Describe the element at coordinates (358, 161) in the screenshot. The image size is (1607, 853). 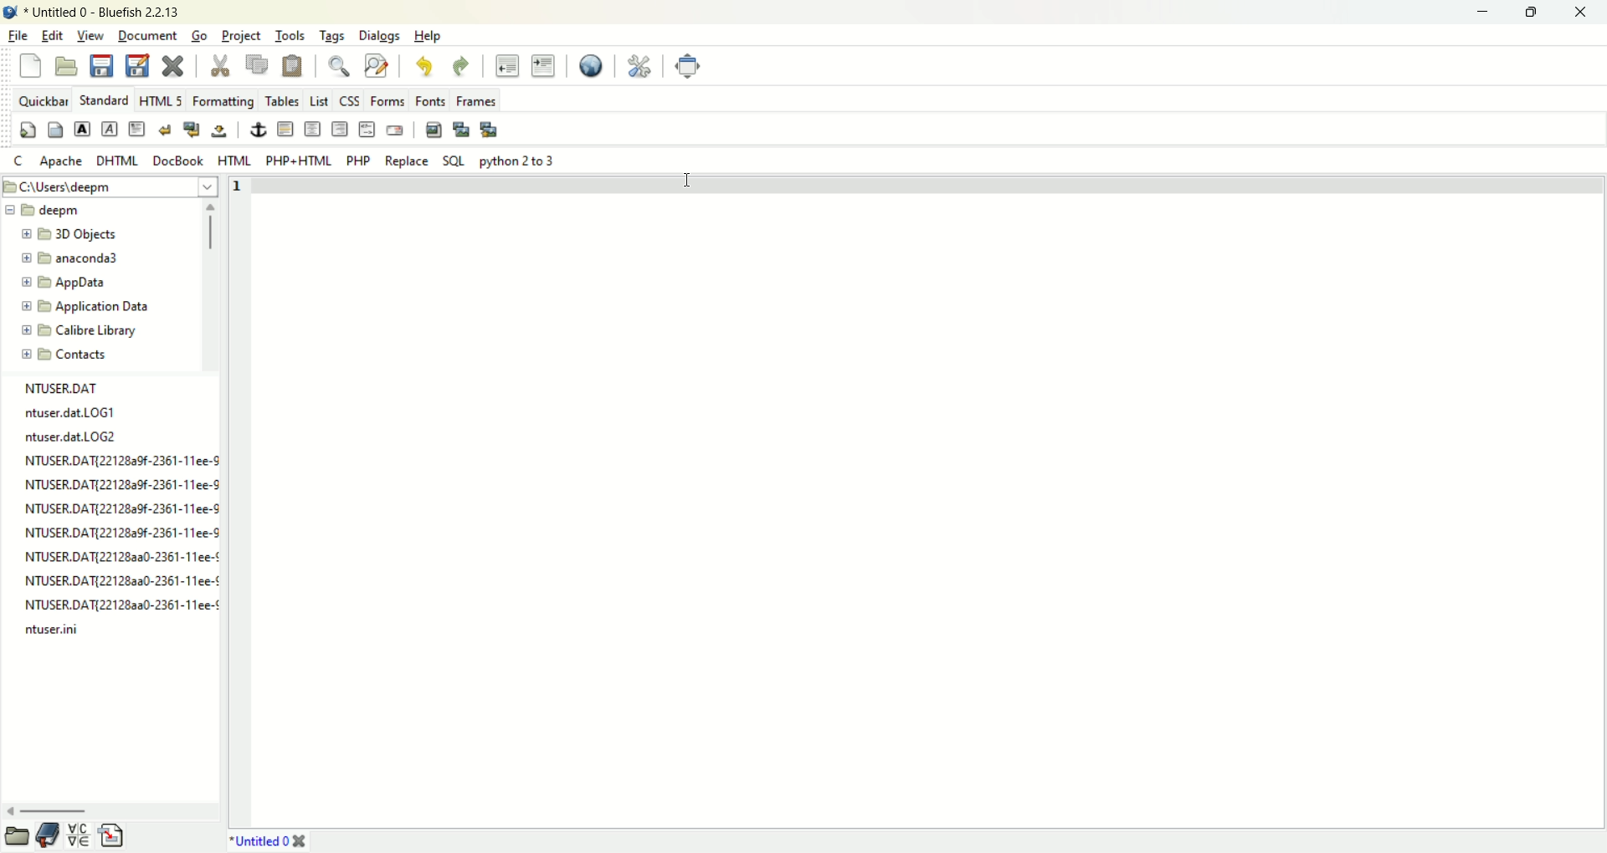
I see `PHP` at that location.